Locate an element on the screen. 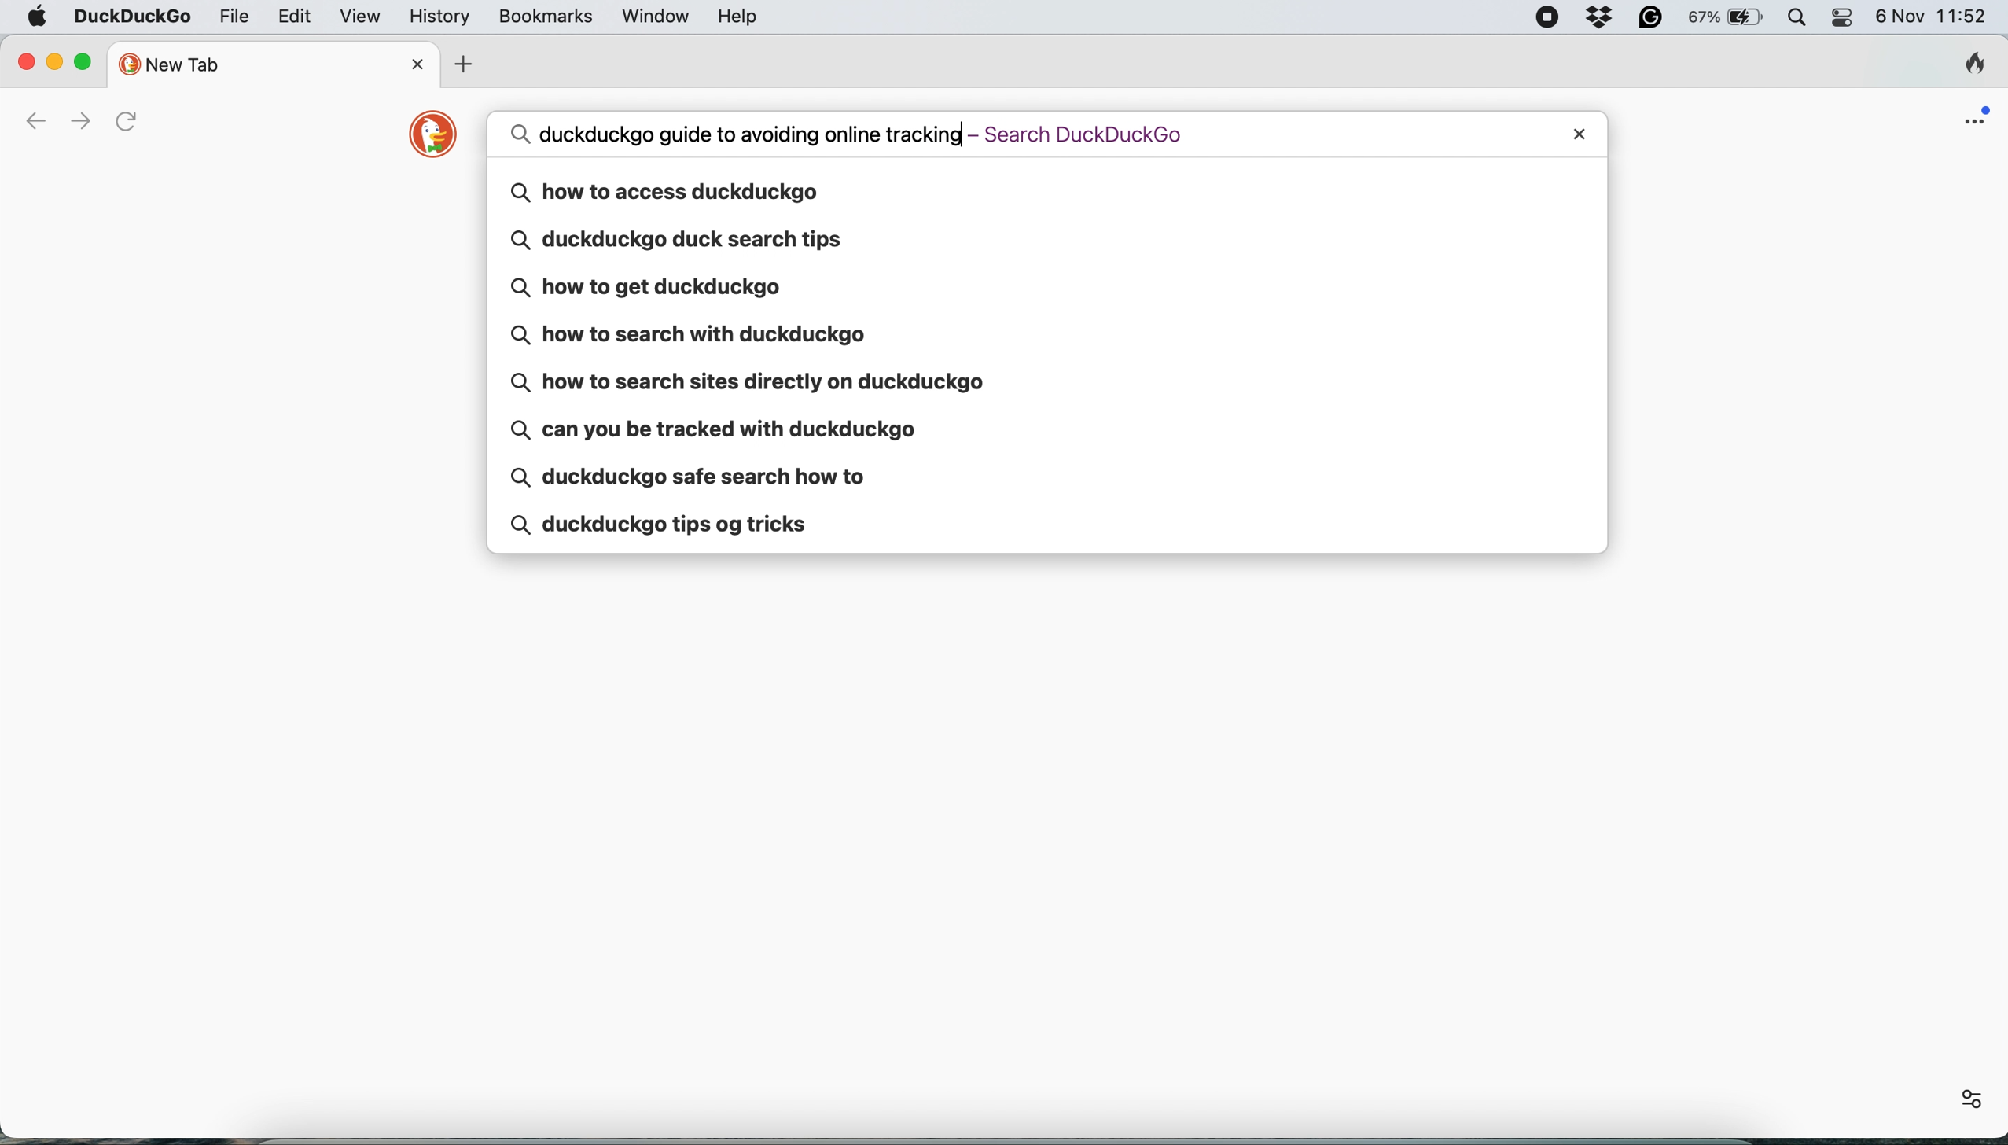 Image resolution: width=2008 pixels, height=1145 pixels. refresh is located at coordinates (132, 122).